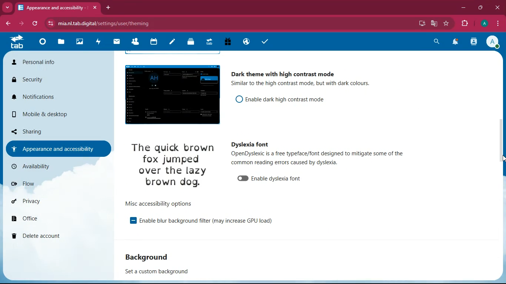 This screenshot has height=284, width=506. What do you see at coordinates (494, 42) in the screenshot?
I see `profile` at bounding box center [494, 42].